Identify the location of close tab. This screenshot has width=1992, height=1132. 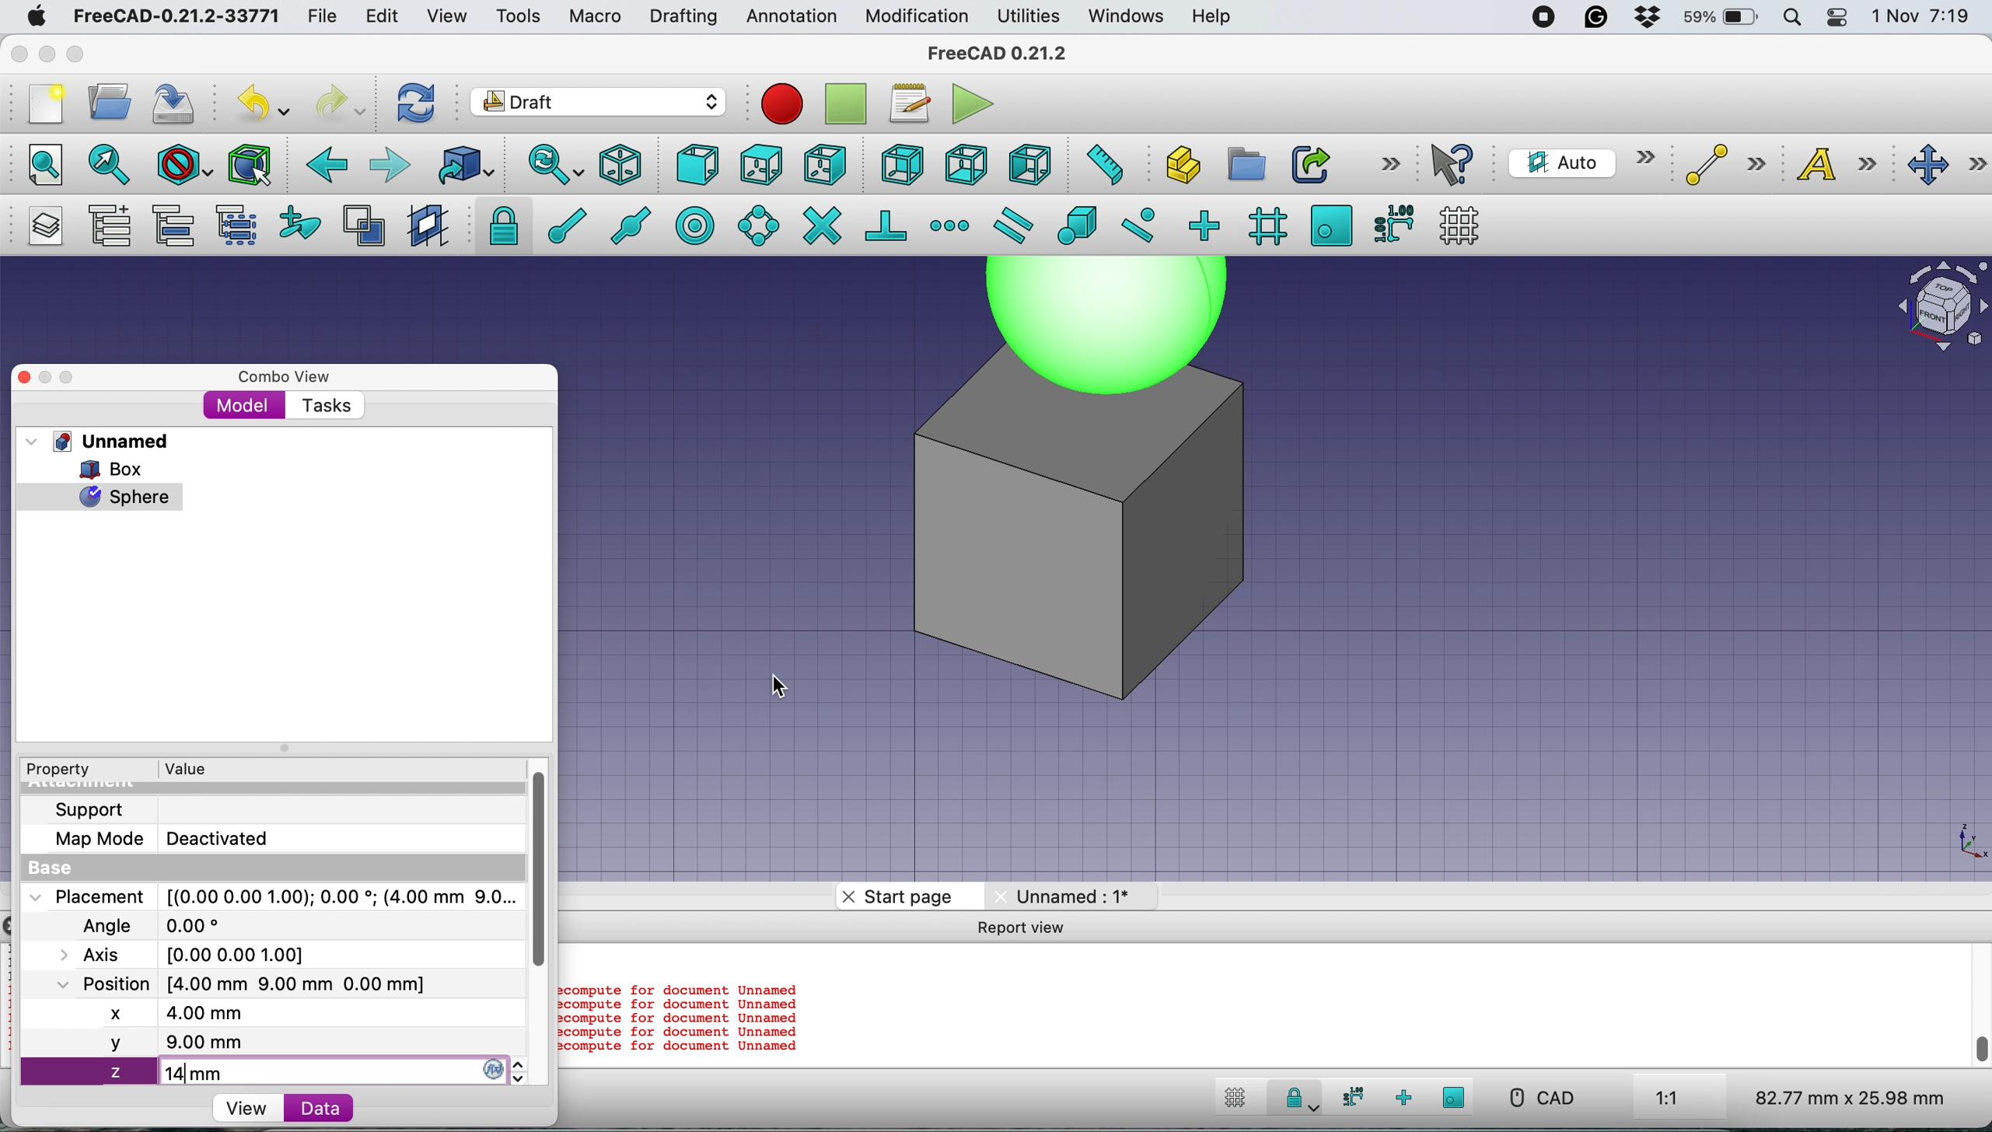
(845, 896).